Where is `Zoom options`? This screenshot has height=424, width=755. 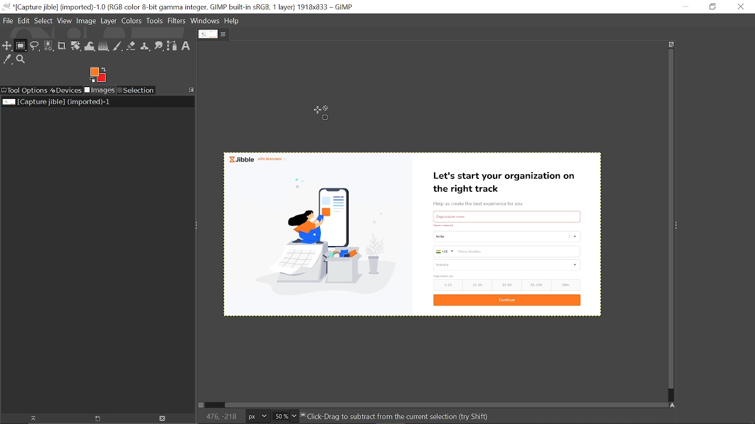 Zoom options is located at coordinates (296, 416).